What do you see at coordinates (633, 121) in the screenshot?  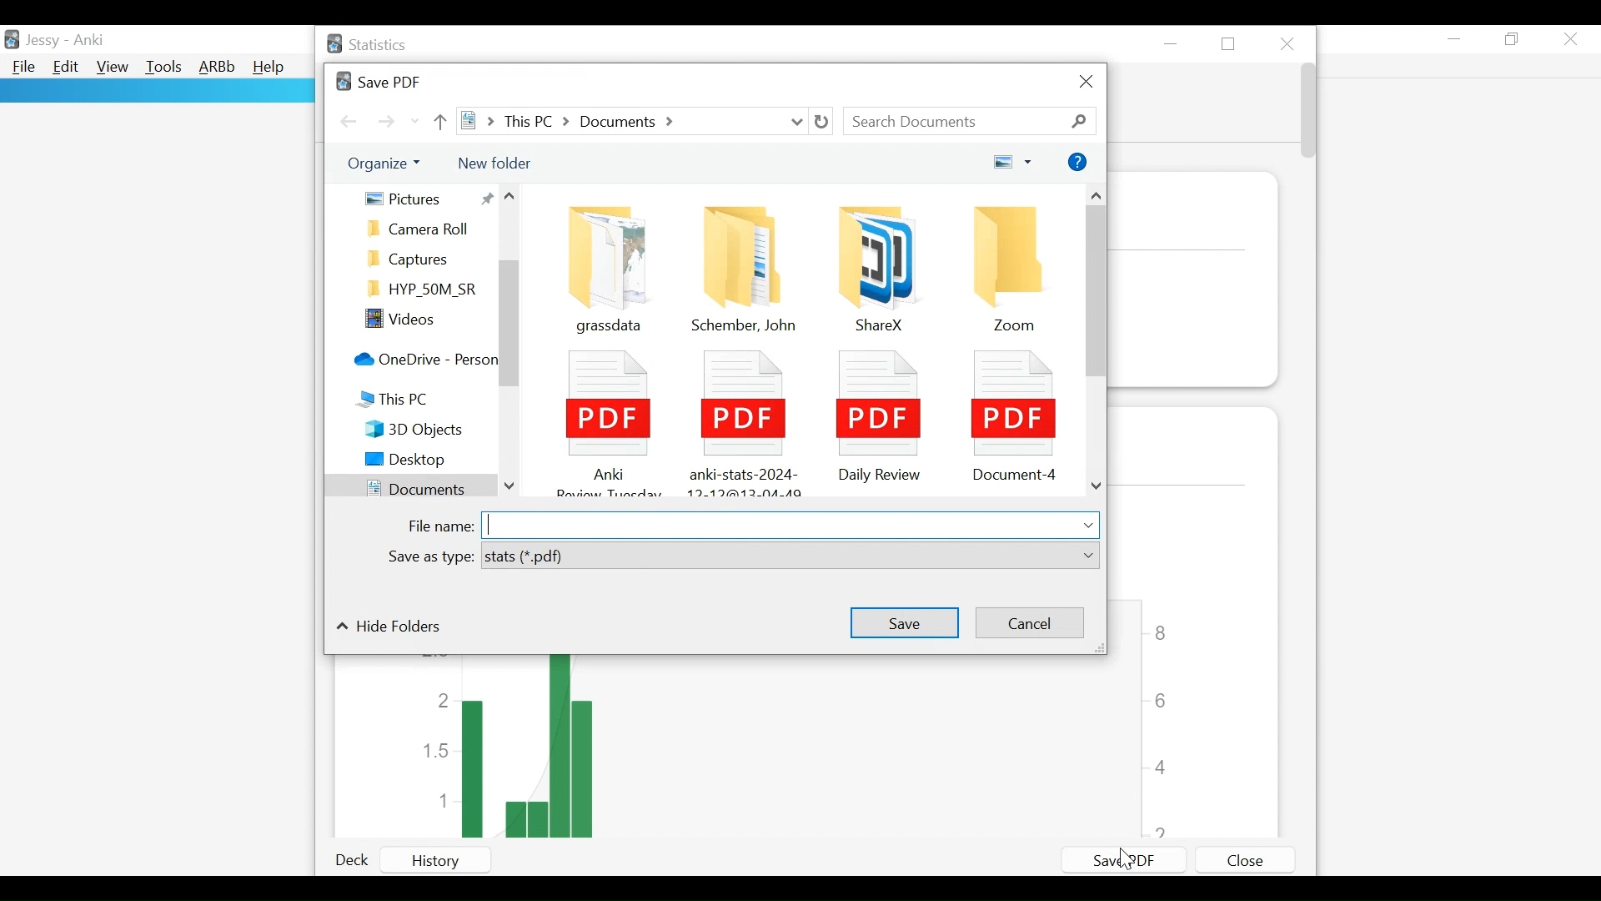 I see `File Path` at bounding box center [633, 121].